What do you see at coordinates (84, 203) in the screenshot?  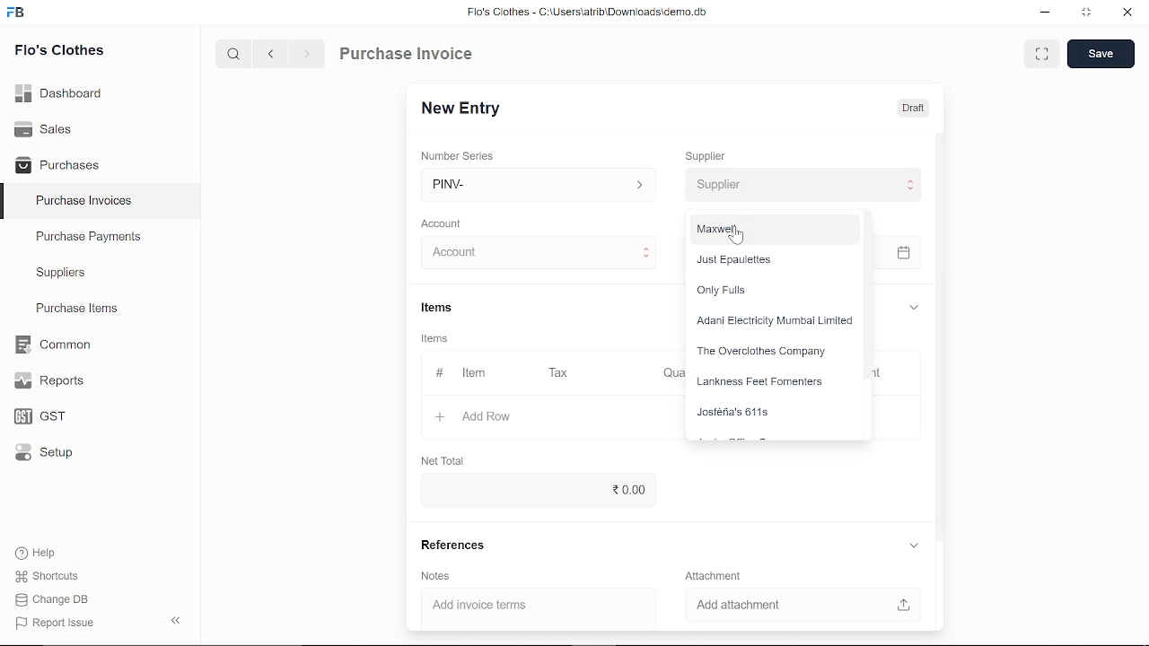 I see `Purchase Invoices` at bounding box center [84, 203].